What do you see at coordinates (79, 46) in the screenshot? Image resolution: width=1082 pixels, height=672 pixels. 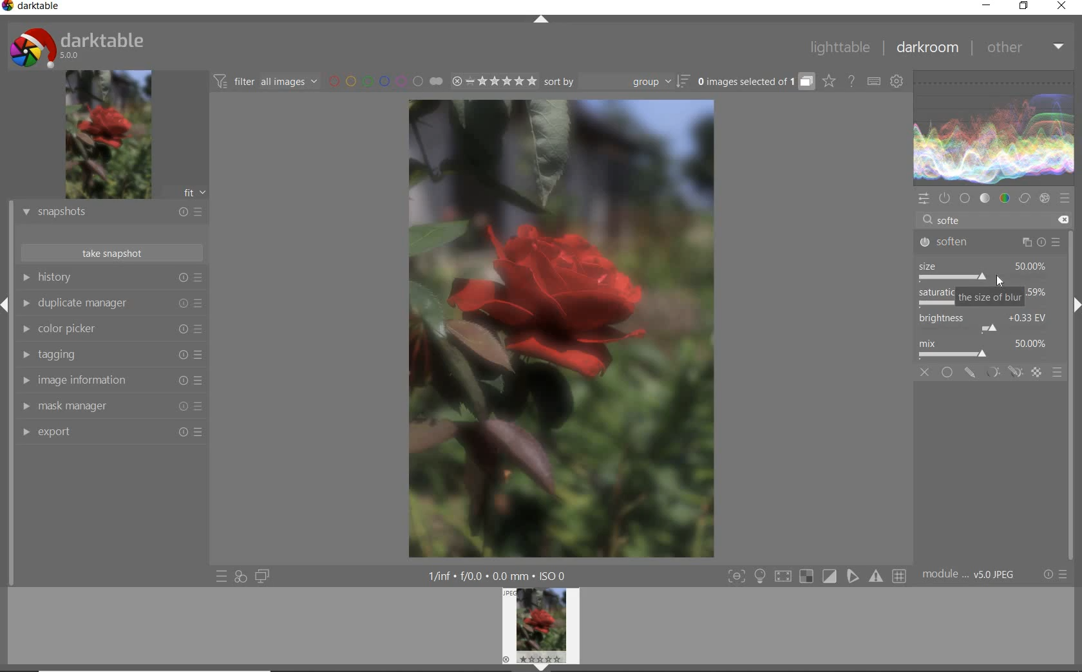 I see `system logo` at bounding box center [79, 46].